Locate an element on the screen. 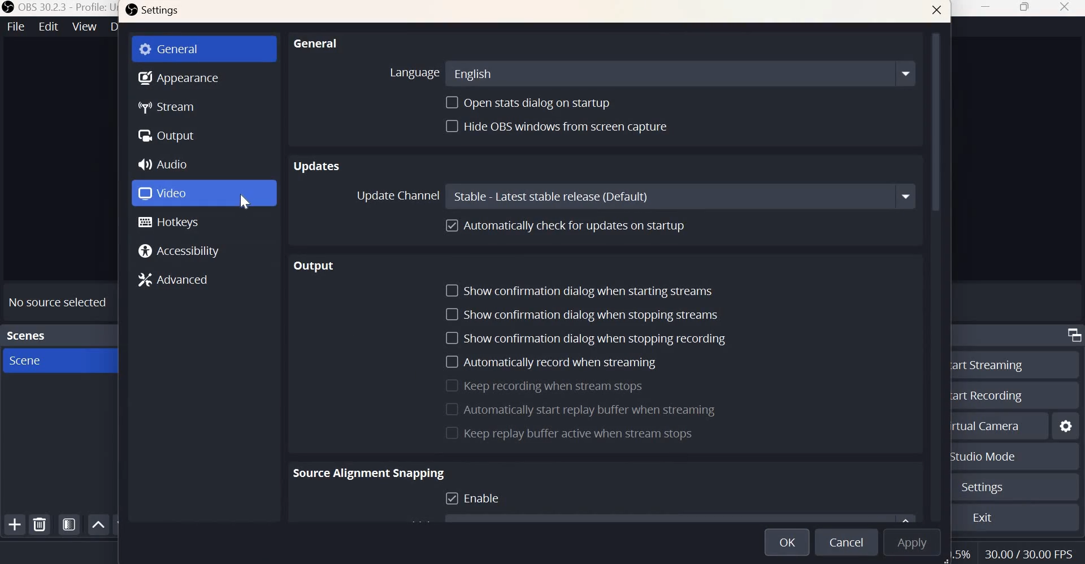 The width and height of the screenshot is (1085, 564). Source Alignment Snapping is located at coordinates (370, 472).